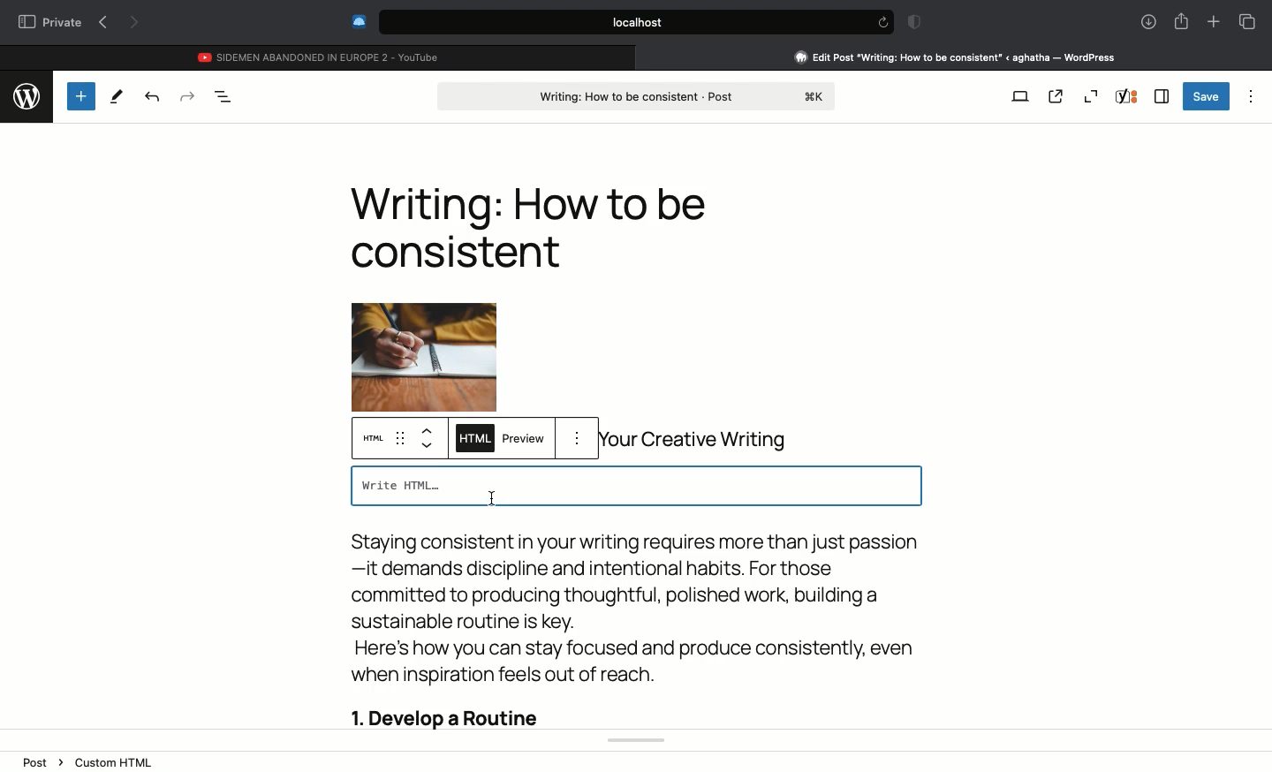 Image resolution: width=1272 pixels, height=772 pixels. I want to click on close, so click(644, 57).